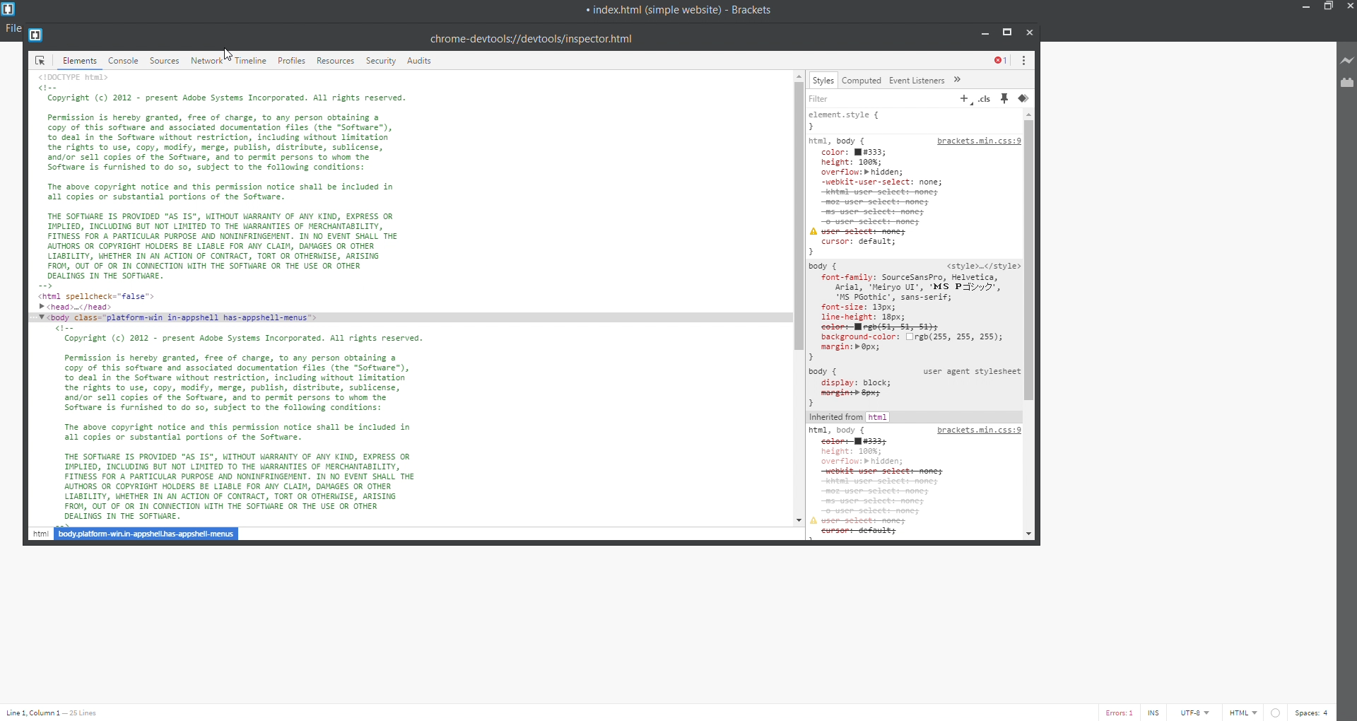 The image size is (1357, 721). I want to click on close, so click(1030, 34).